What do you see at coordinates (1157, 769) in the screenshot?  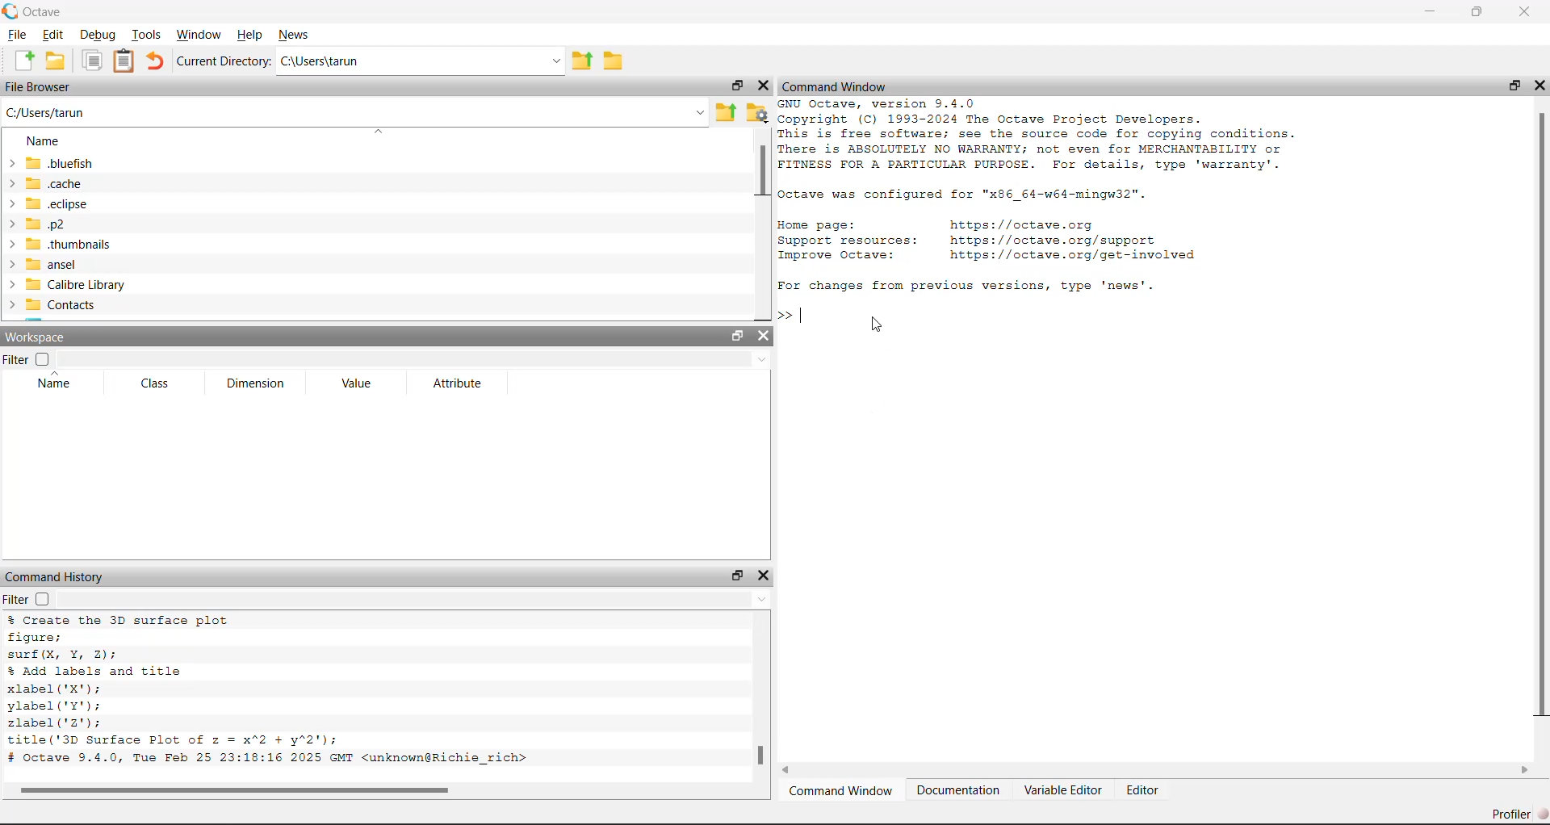 I see `Scroll` at bounding box center [1157, 769].